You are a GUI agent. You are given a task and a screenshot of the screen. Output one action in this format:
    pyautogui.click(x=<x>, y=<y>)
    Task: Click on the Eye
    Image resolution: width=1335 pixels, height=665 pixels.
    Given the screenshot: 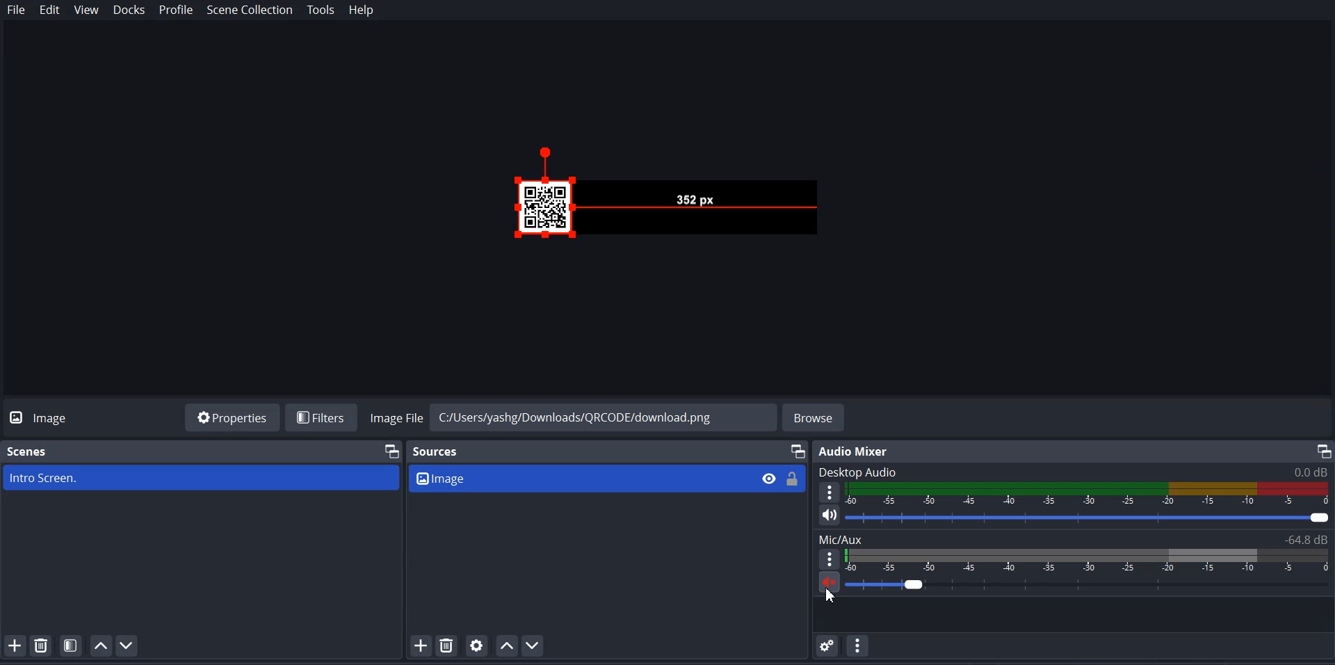 What is the action you would take?
    pyautogui.click(x=768, y=478)
    